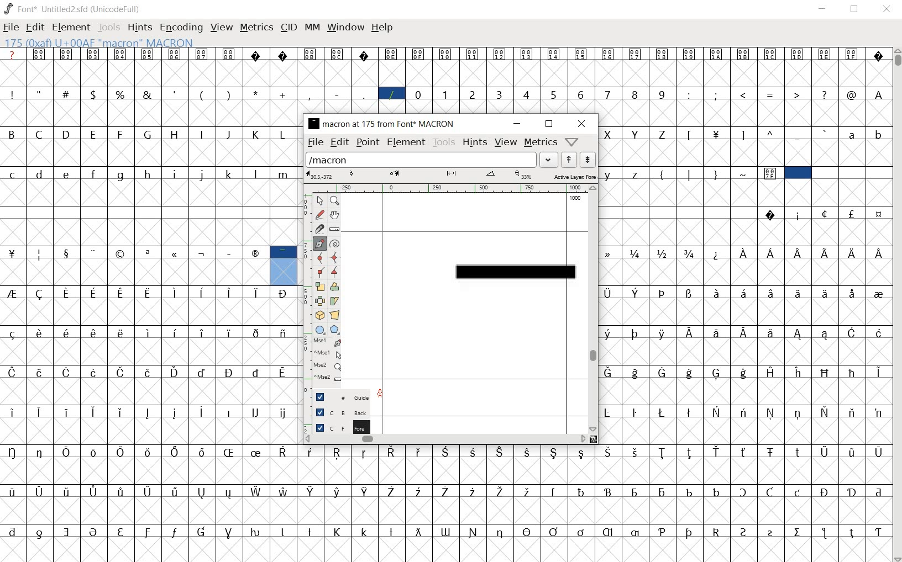  I want to click on 8, so click(636, 94).